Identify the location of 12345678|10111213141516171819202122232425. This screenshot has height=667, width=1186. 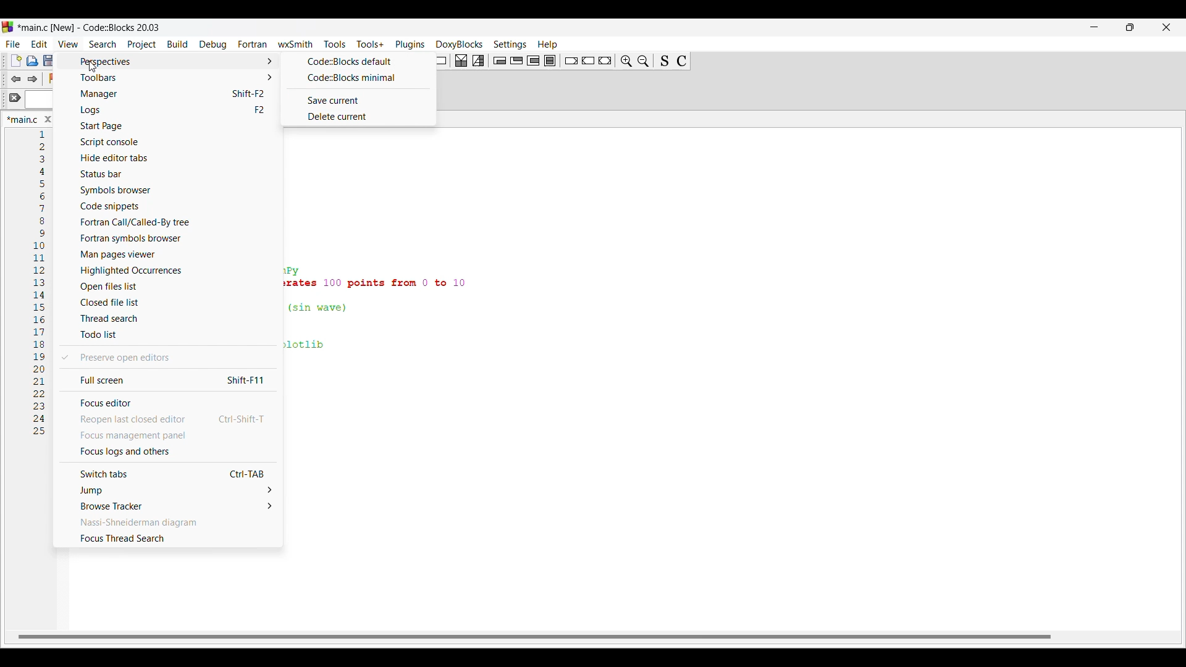
(39, 288).